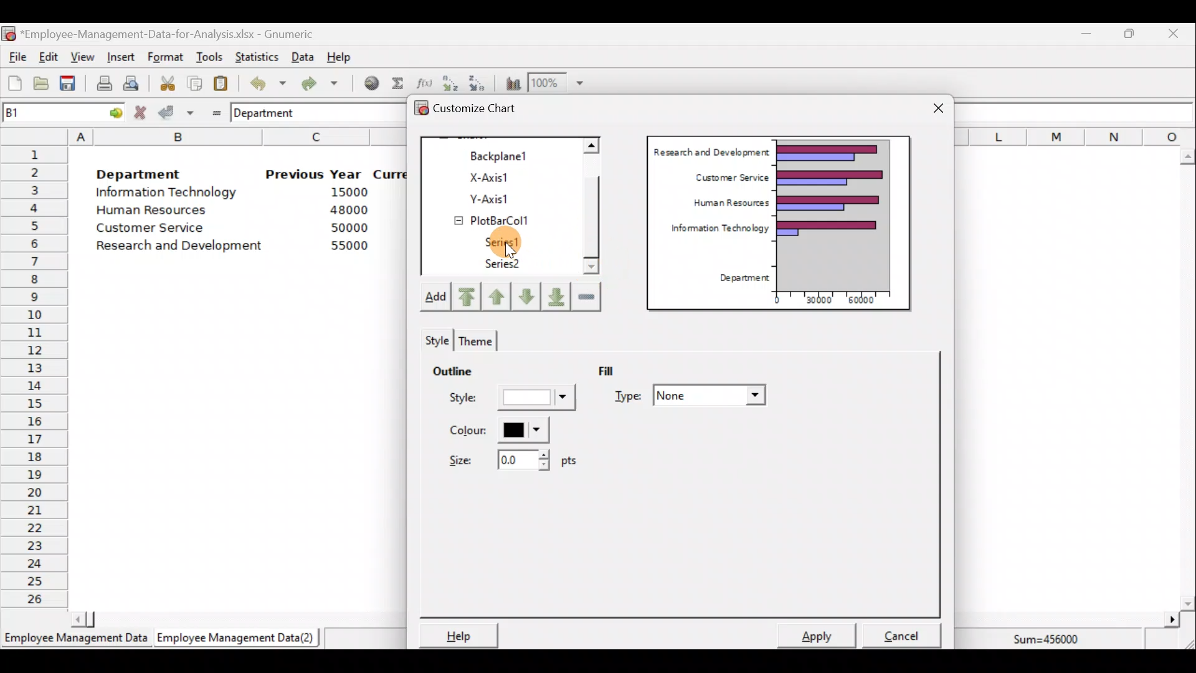  I want to click on Move down, so click(526, 297).